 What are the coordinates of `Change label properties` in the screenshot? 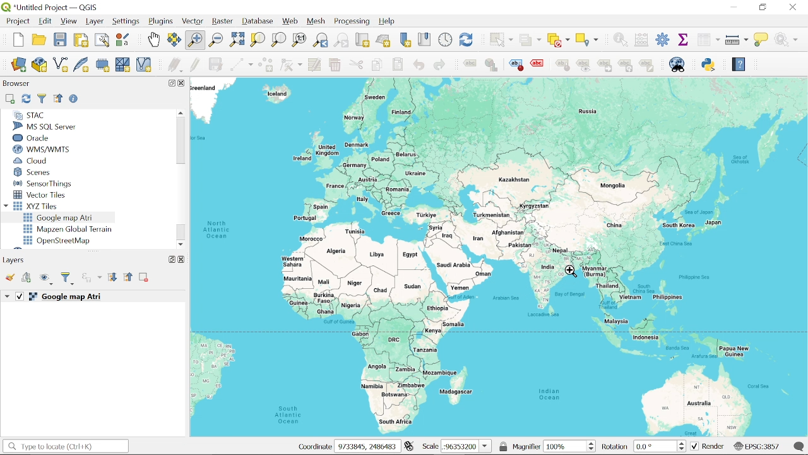 It's located at (647, 66).